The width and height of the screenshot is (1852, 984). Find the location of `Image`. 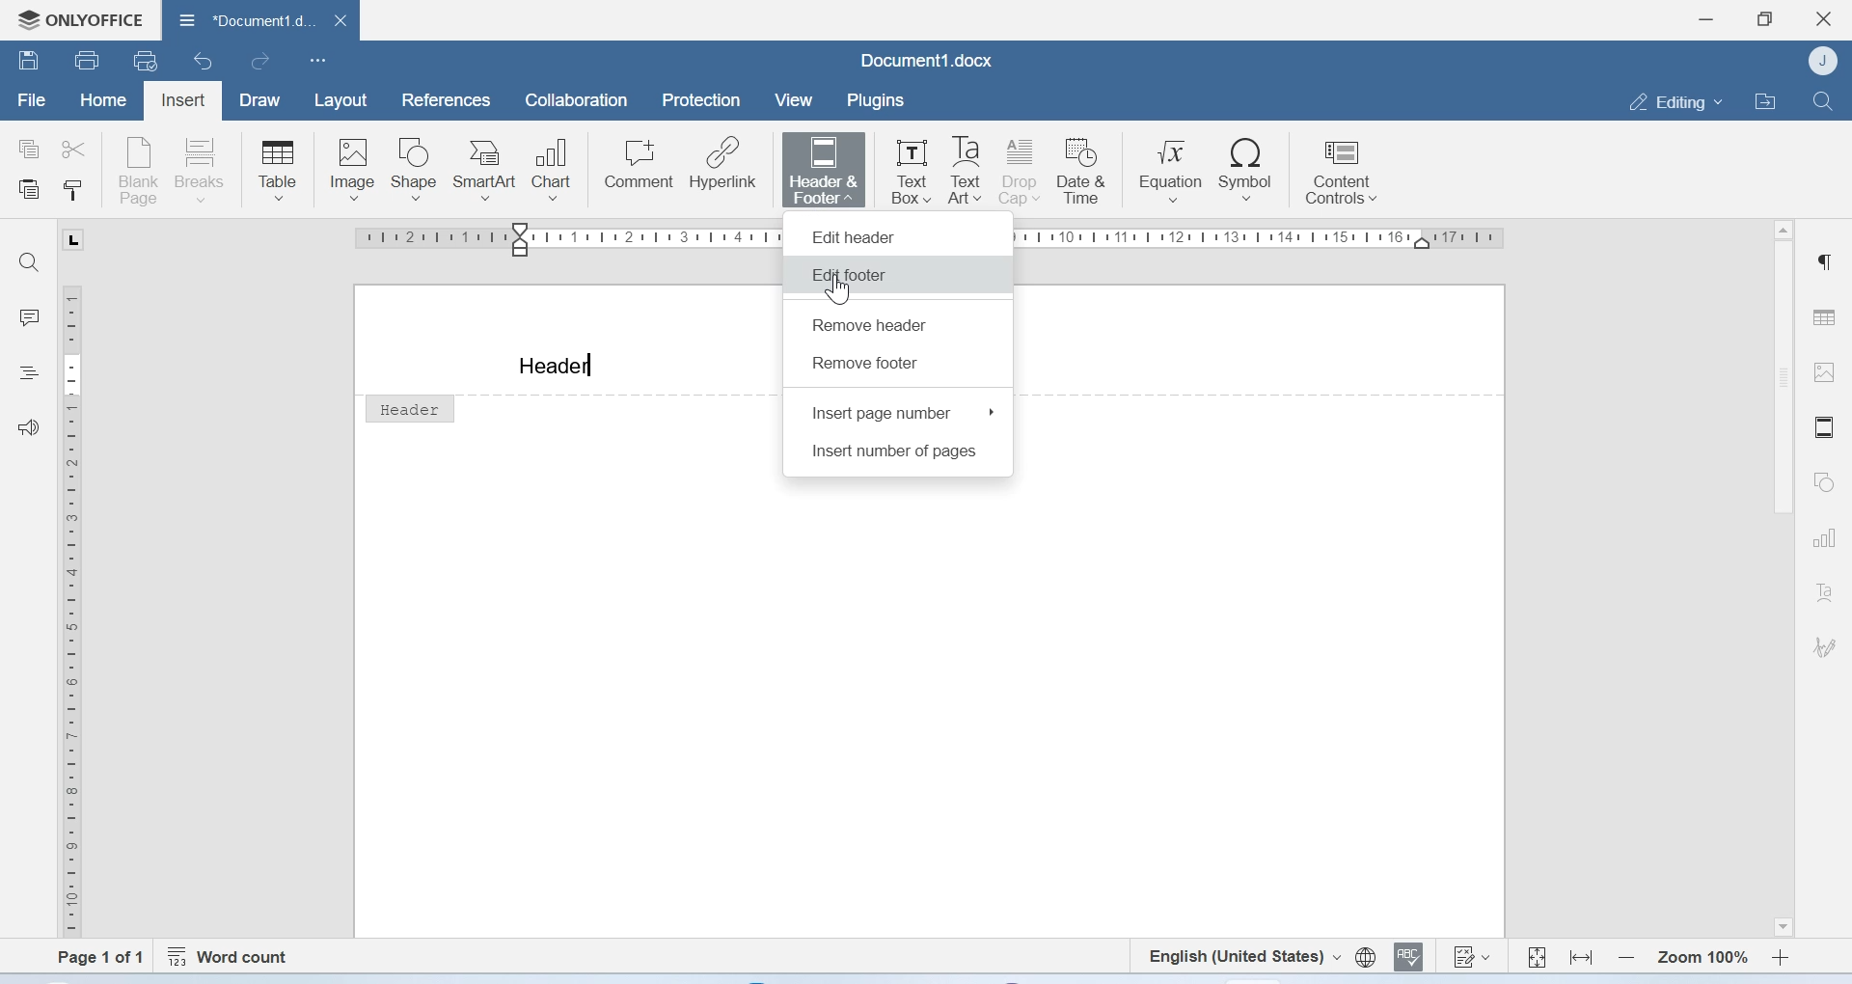

Image is located at coordinates (352, 168).